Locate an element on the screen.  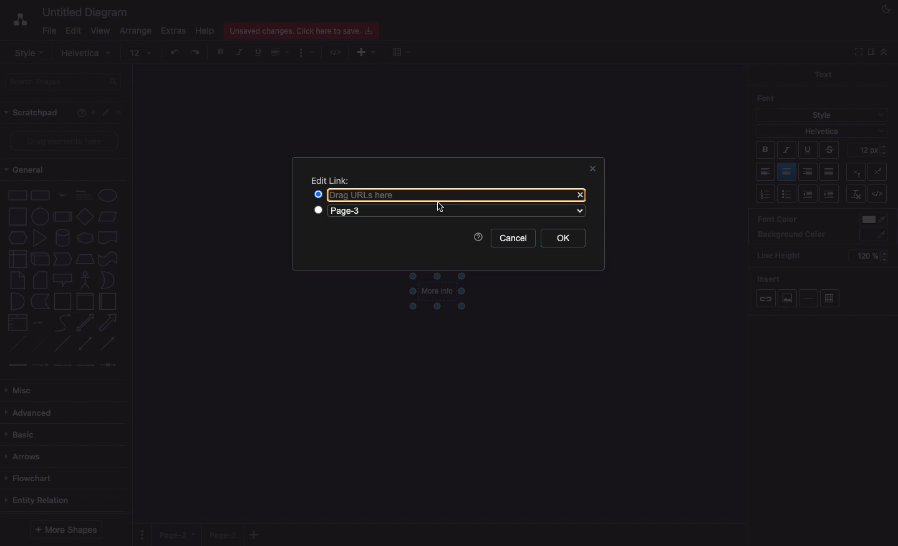
Close is located at coordinates (593, 168).